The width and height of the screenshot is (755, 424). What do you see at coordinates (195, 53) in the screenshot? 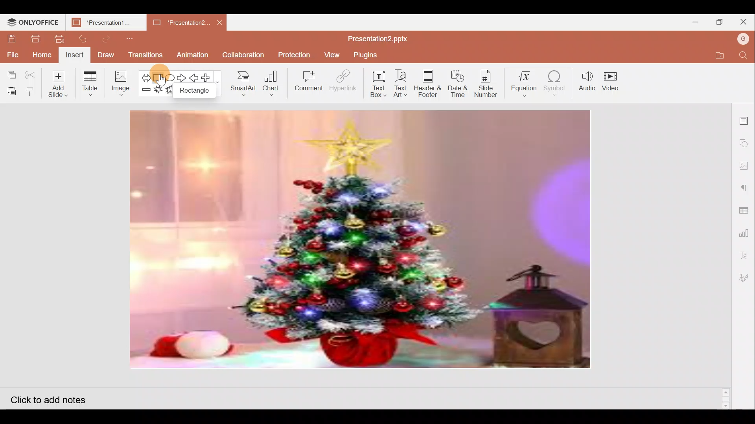
I see `Animation` at bounding box center [195, 53].